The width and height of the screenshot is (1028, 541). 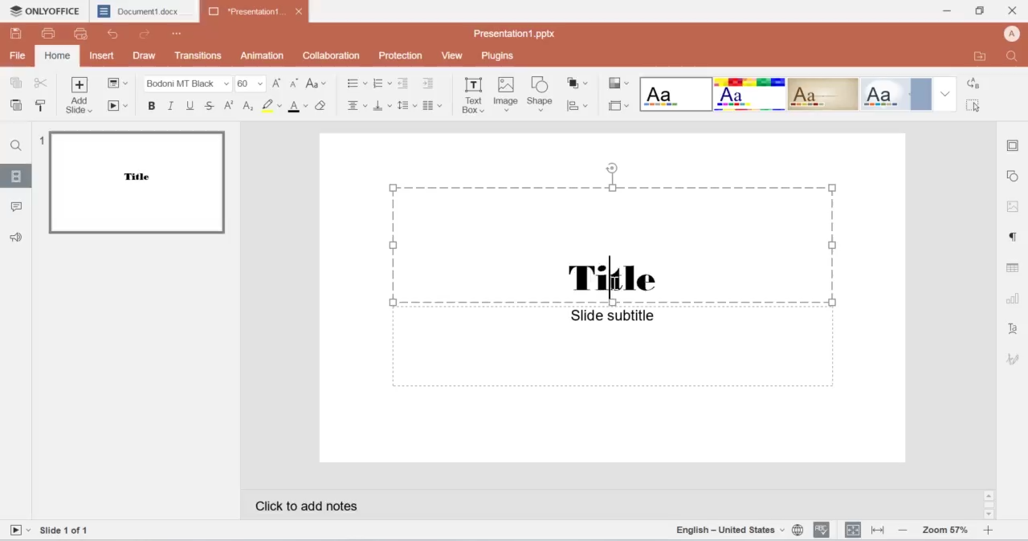 What do you see at coordinates (1014, 144) in the screenshot?
I see `border` at bounding box center [1014, 144].